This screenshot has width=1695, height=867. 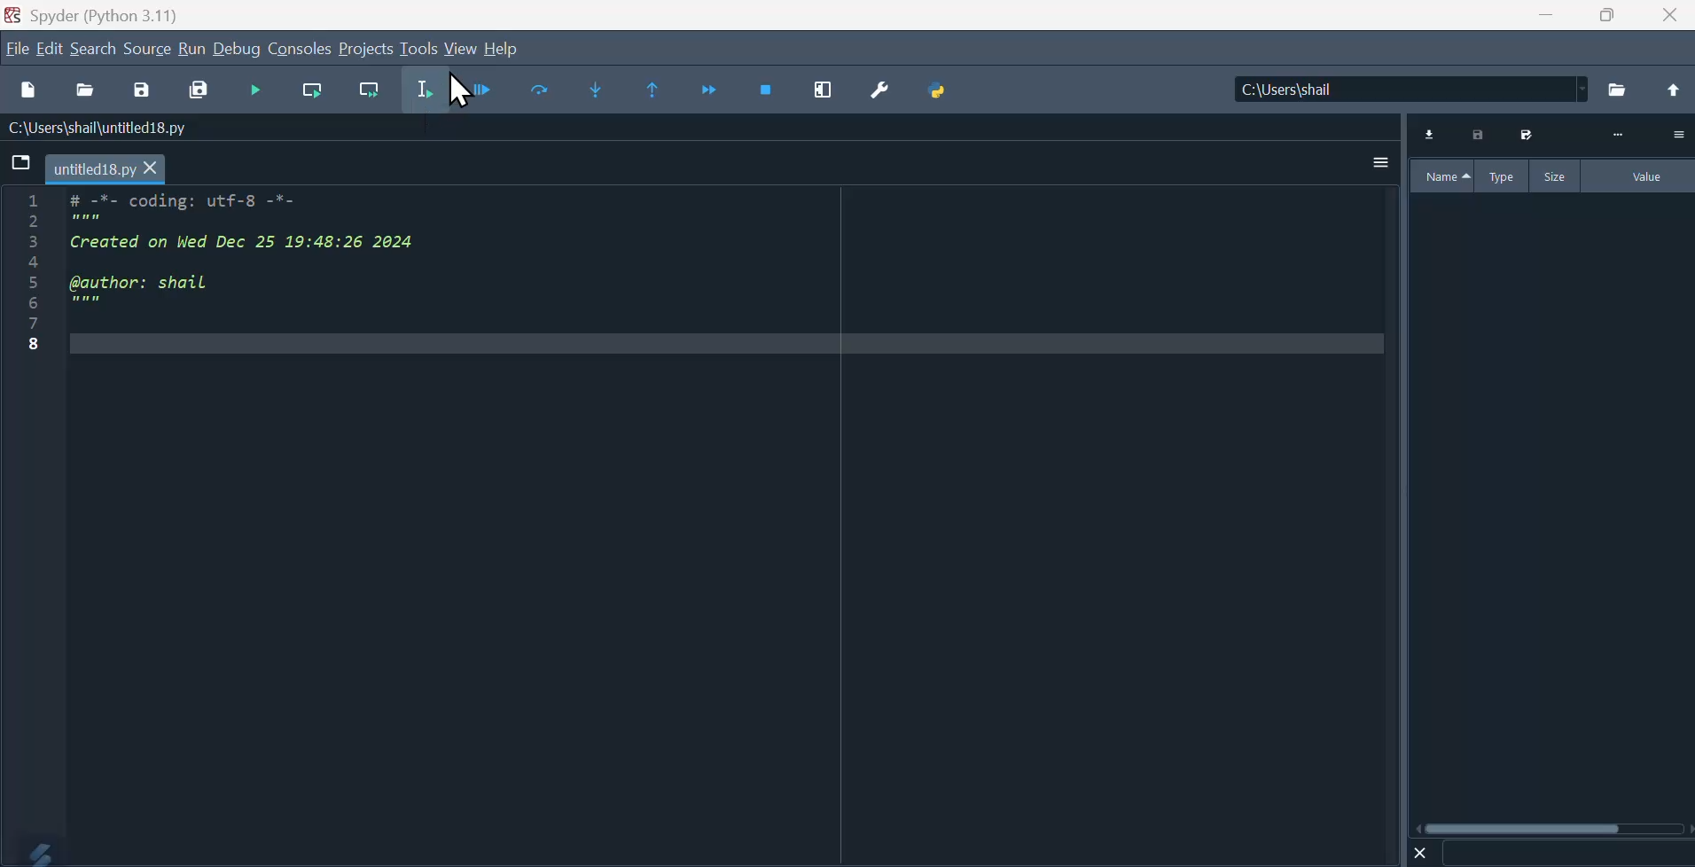 I want to click on Run cell, so click(x=254, y=91).